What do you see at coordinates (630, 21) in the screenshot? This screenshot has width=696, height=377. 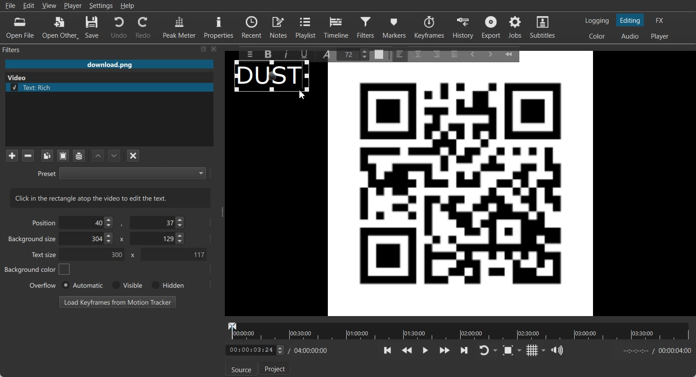 I see `Switching to the Editing layout` at bounding box center [630, 21].